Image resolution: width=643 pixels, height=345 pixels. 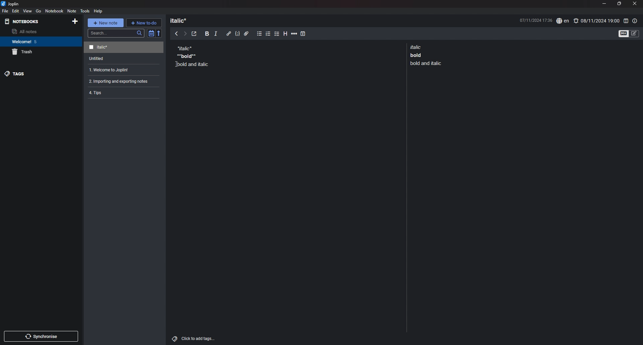 What do you see at coordinates (626, 21) in the screenshot?
I see `toggle editor layout` at bounding box center [626, 21].